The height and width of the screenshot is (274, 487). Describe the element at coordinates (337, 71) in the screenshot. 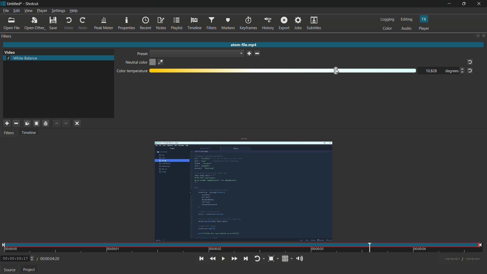

I see `cursor` at that location.